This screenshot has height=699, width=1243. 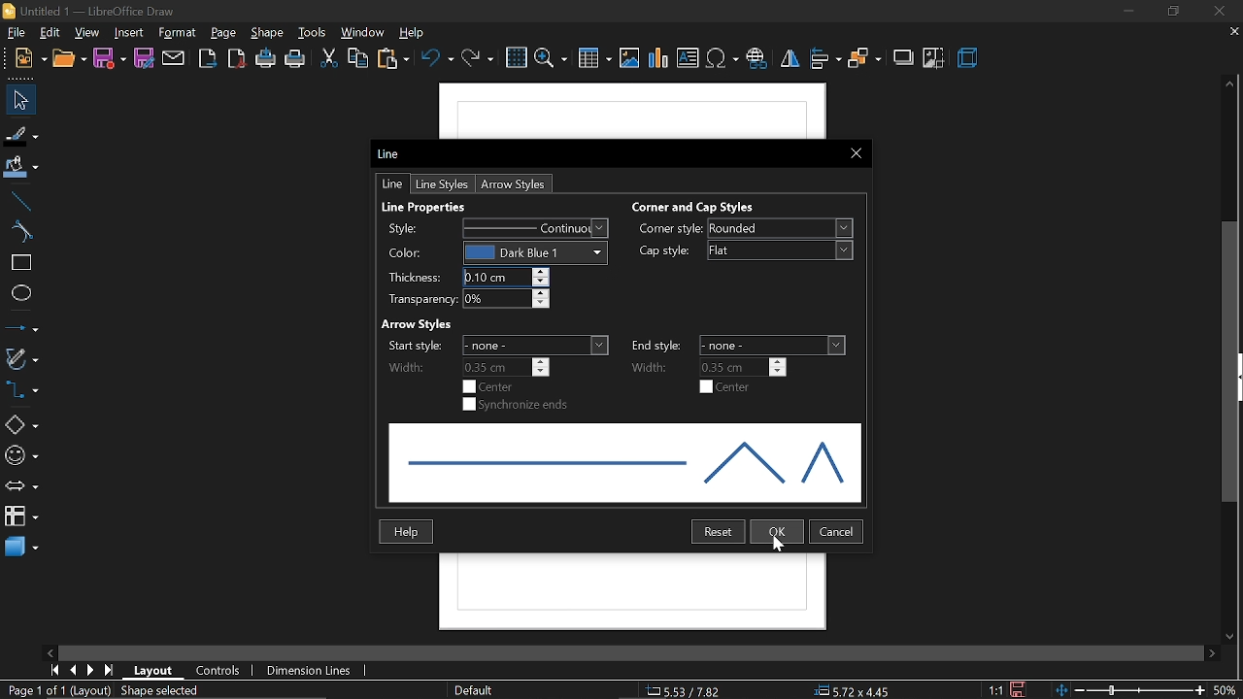 What do you see at coordinates (57, 691) in the screenshot?
I see `current page` at bounding box center [57, 691].